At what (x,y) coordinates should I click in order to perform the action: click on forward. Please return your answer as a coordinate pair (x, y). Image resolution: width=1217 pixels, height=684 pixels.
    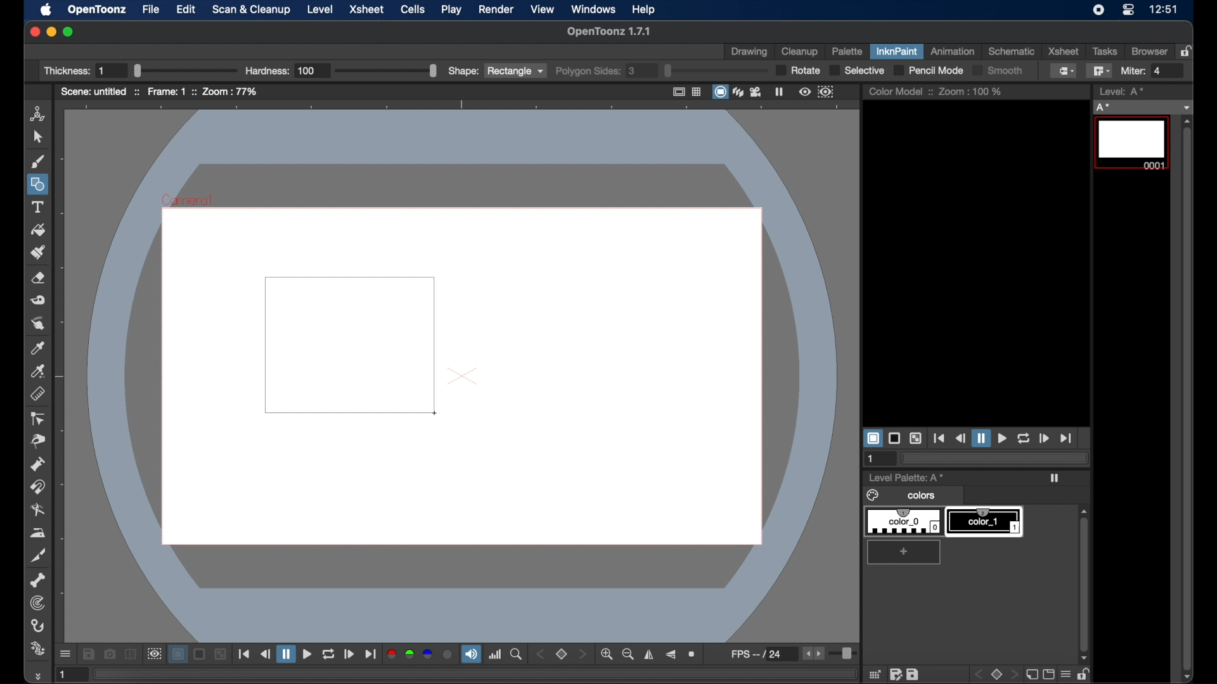
    Looking at the image, I should click on (349, 654).